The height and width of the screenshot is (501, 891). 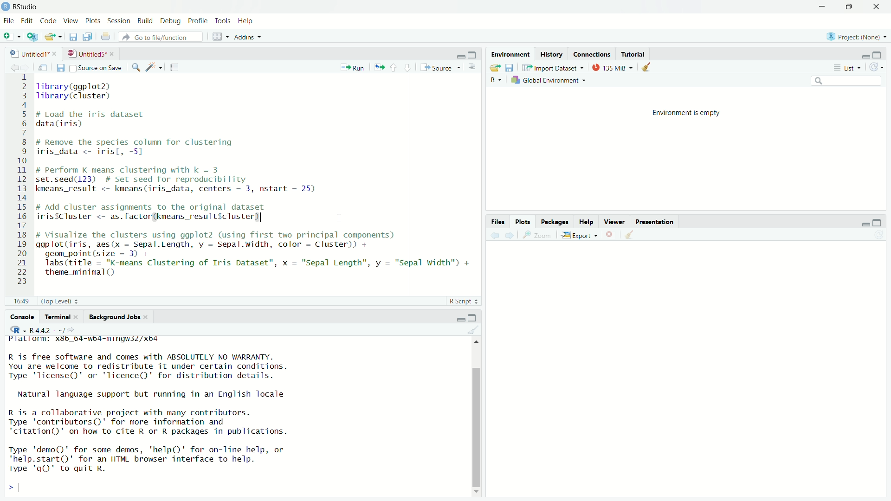 I want to click on minimize, so click(x=459, y=317).